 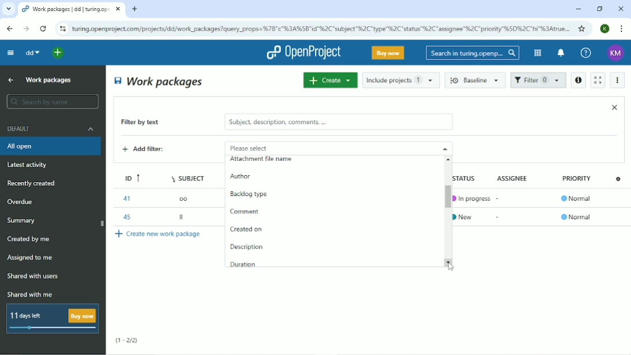 I want to click on Normal, so click(x=576, y=217).